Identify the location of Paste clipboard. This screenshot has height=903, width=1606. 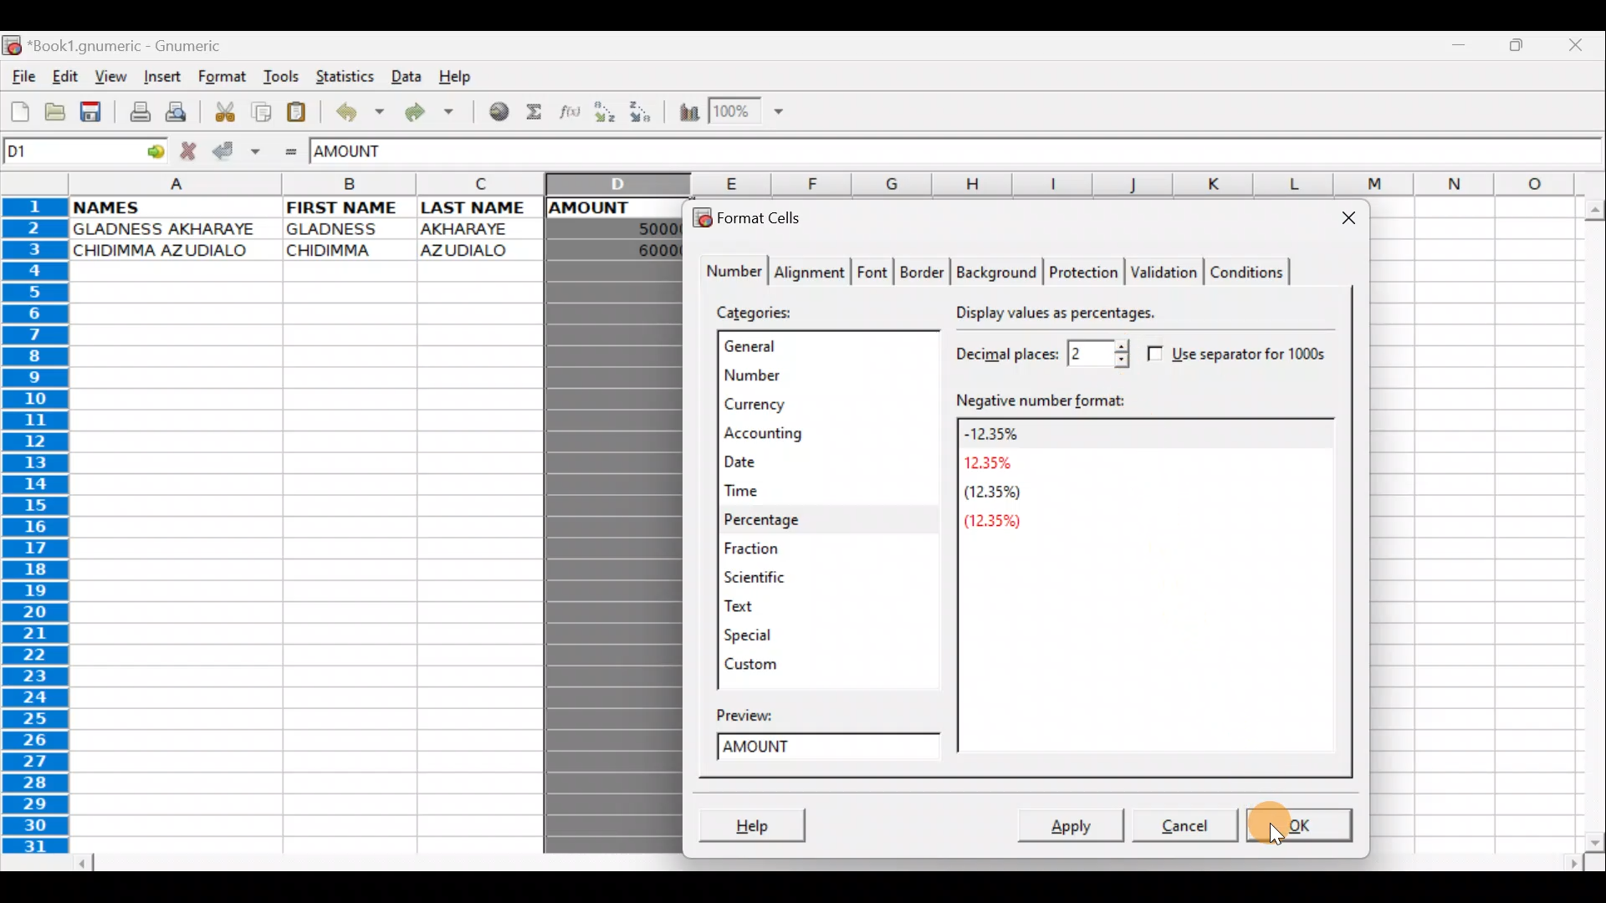
(299, 110).